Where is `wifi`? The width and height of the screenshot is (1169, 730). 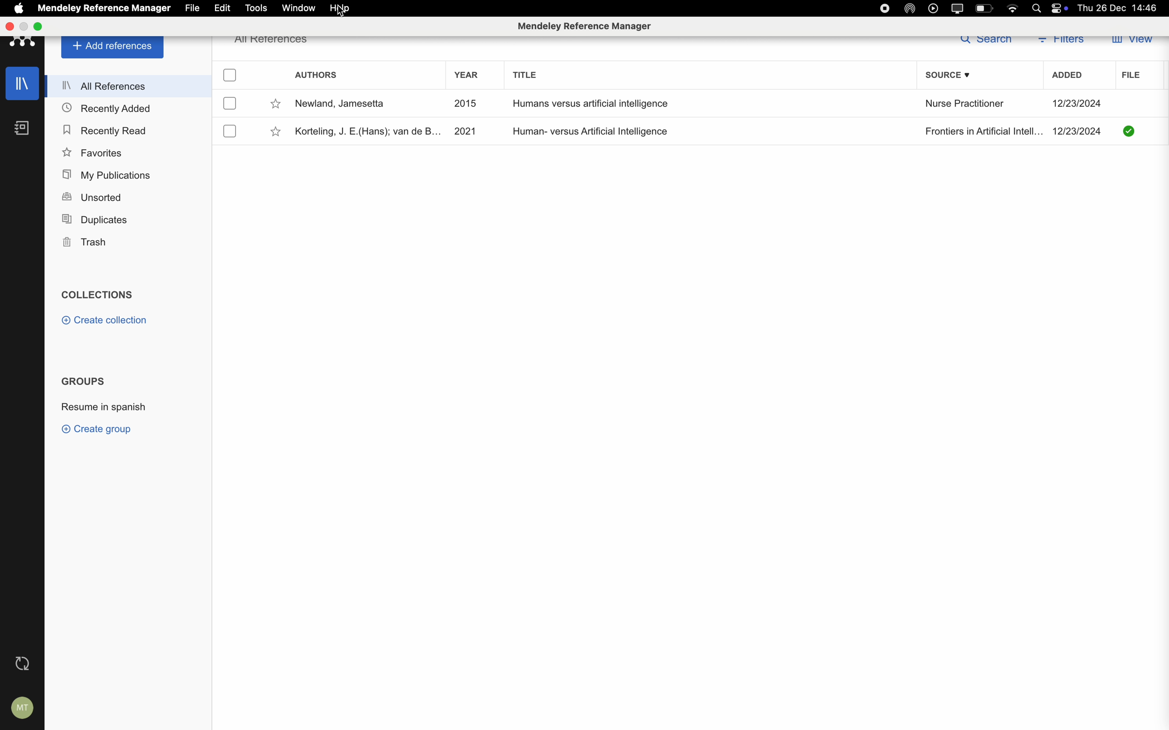
wifi is located at coordinates (1015, 8).